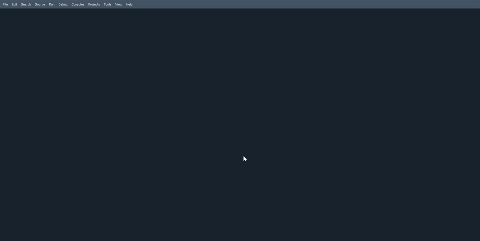 The width and height of the screenshot is (480, 241). I want to click on Debug, so click(63, 5).